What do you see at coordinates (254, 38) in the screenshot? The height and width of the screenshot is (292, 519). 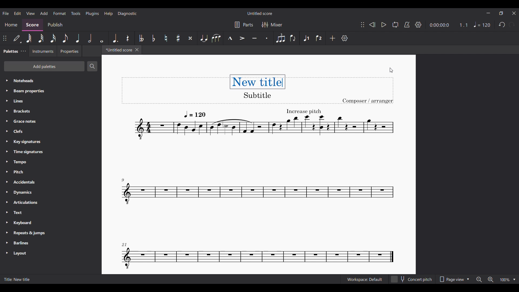 I see `Tenuto` at bounding box center [254, 38].